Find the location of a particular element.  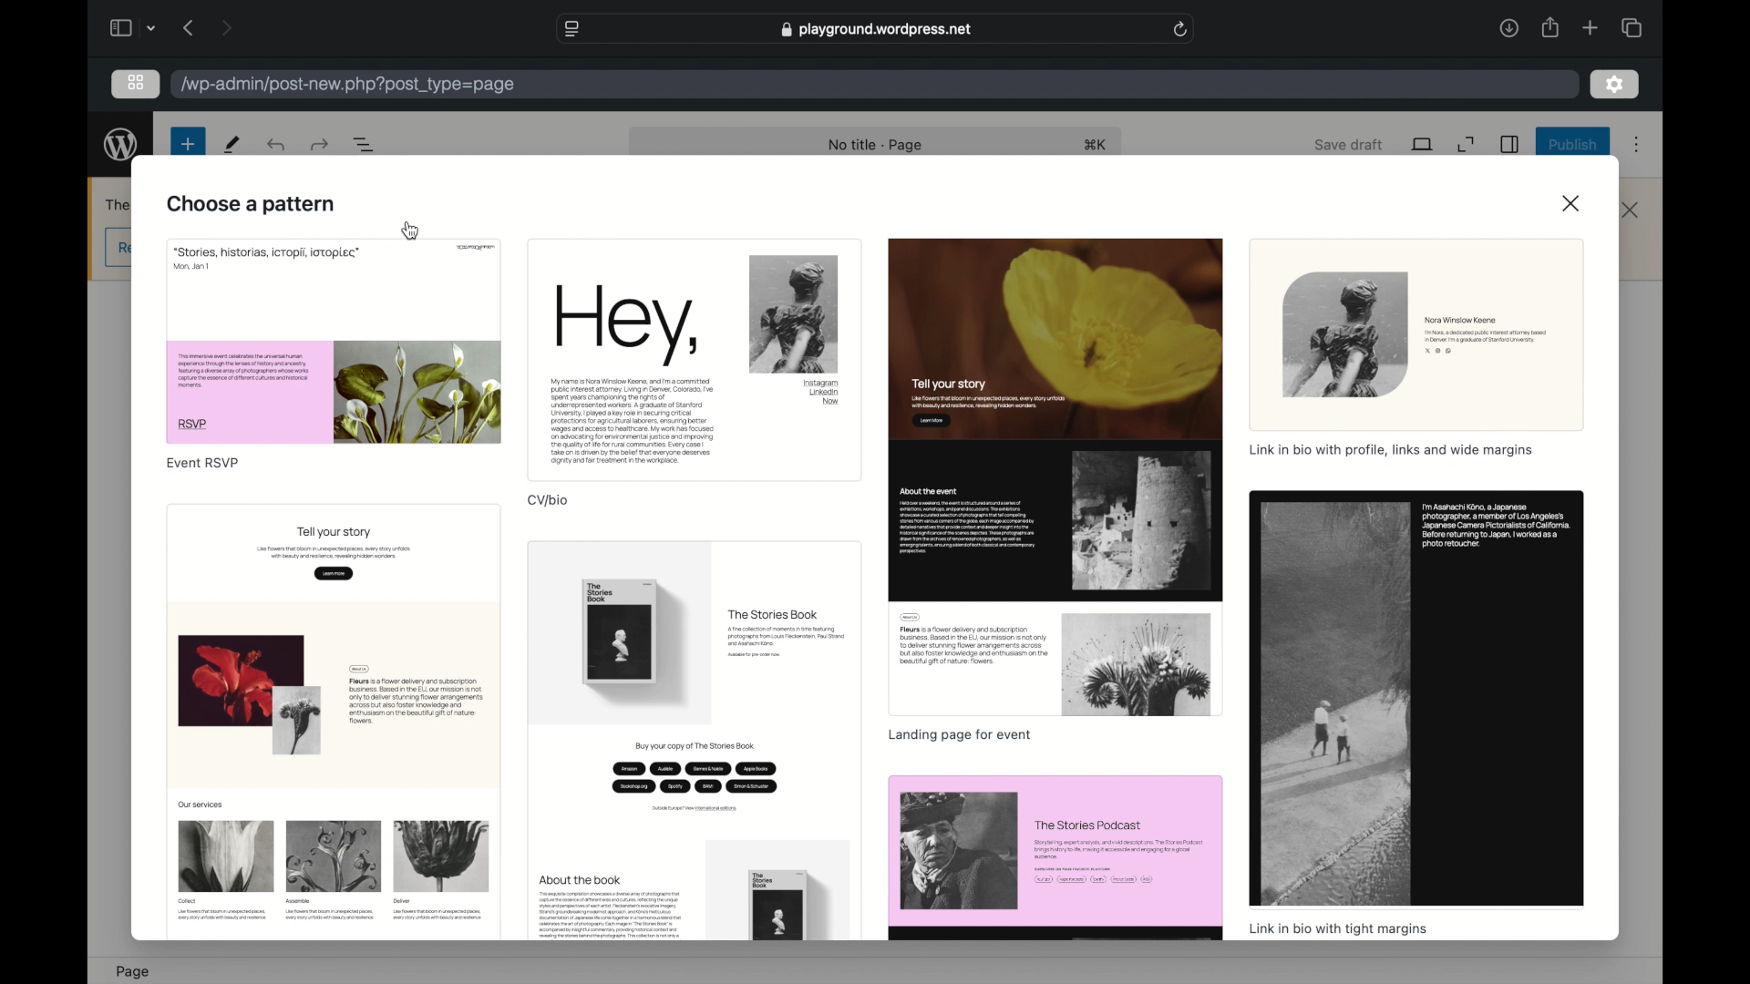

no title - page is located at coordinates (877, 146).